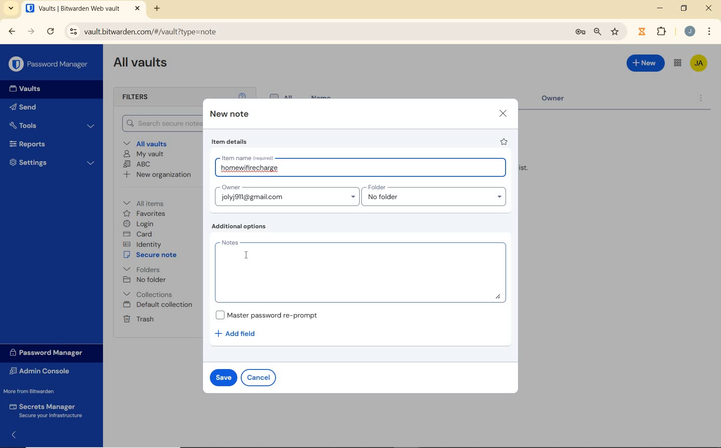 The image size is (721, 448). I want to click on notes, so click(363, 270).